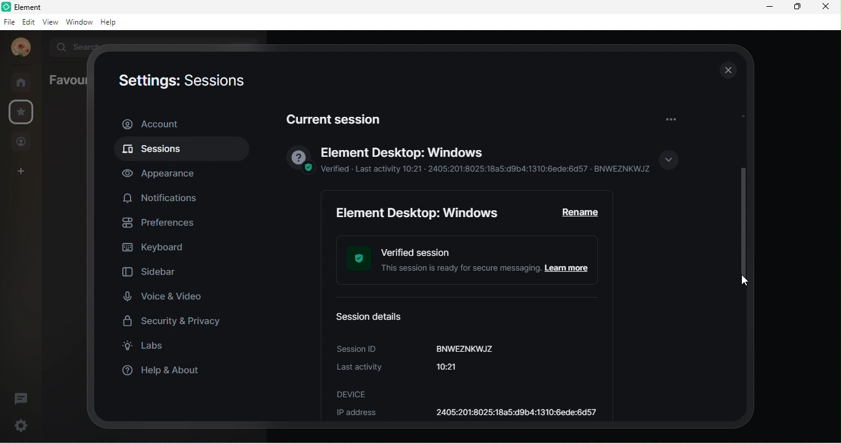 The height and width of the screenshot is (444, 841). What do you see at coordinates (6, 7) in the screenshot?
I see `element logo` at bounding box center [6, 7].